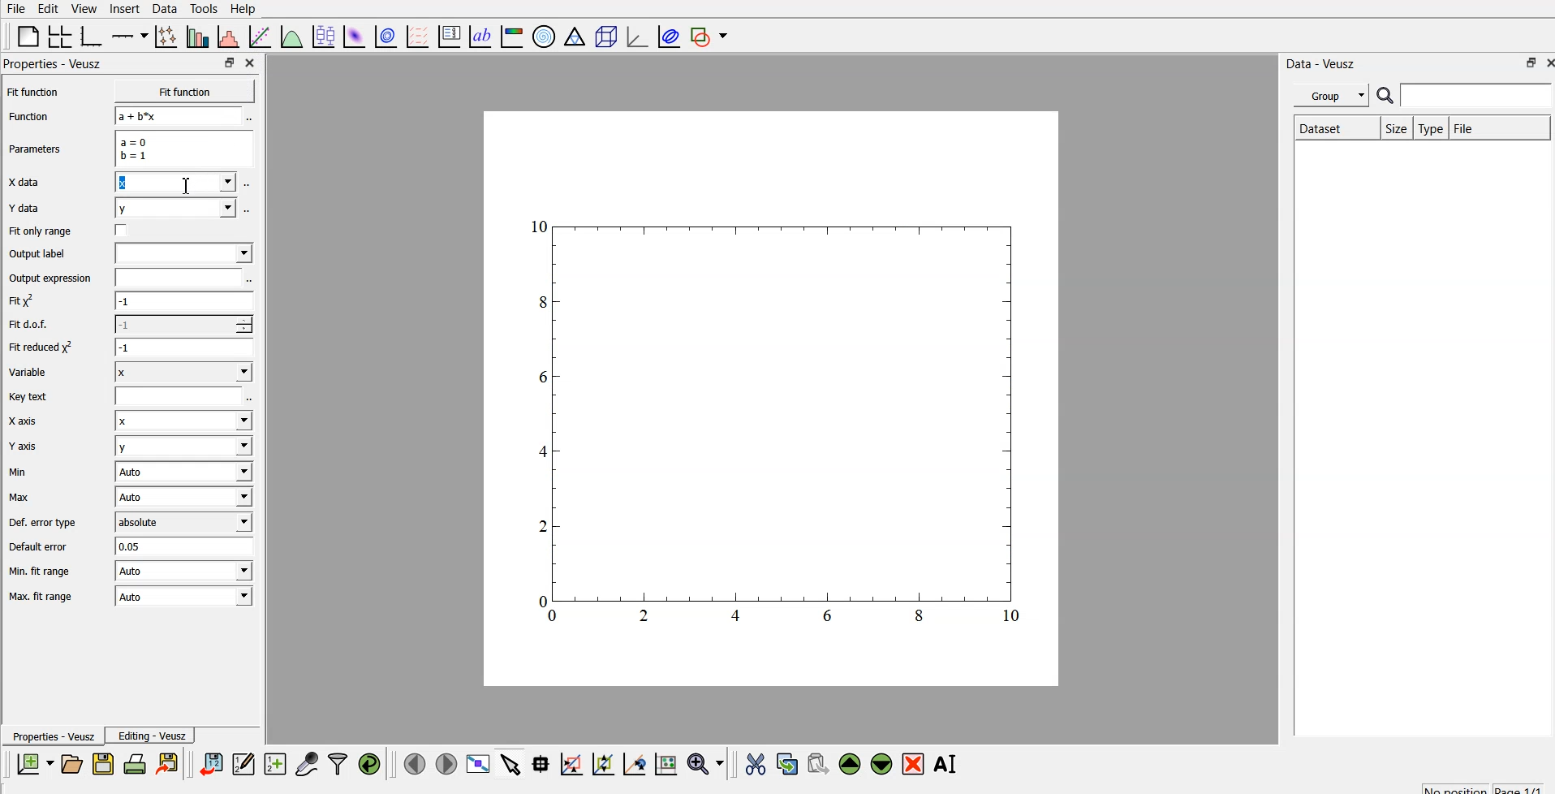 The height and width of the screenshot is (794, 1555). I want to click on plot bar charts, so click(197, 37).